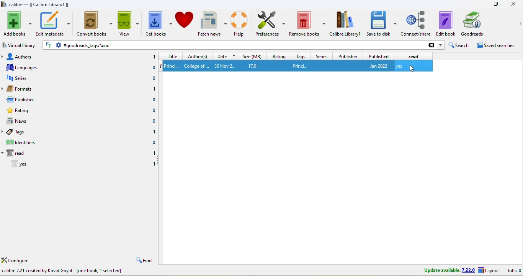 The image size is (523, 276). What do you see at coordinates (381, 24) in the screenshot?
I see `save to disk` at bounding box center [381, 24].